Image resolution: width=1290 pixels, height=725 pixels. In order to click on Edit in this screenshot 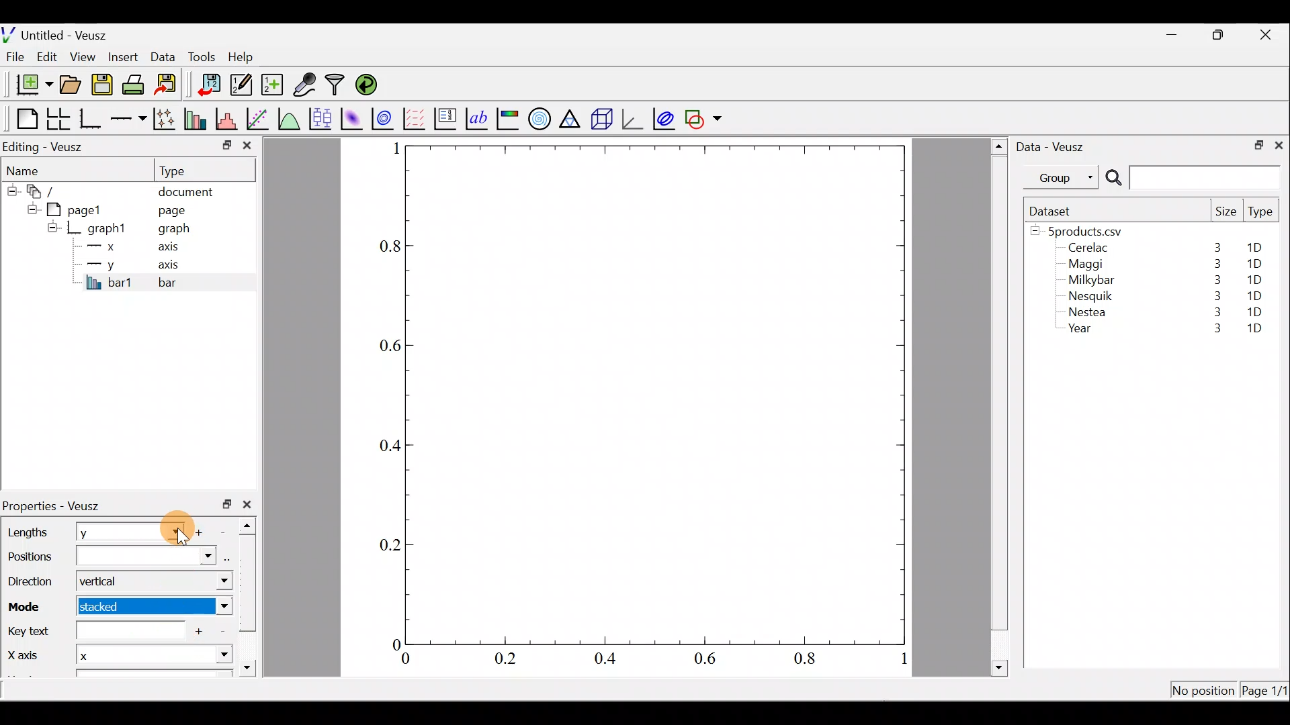, I will do `click(47, 56)`.